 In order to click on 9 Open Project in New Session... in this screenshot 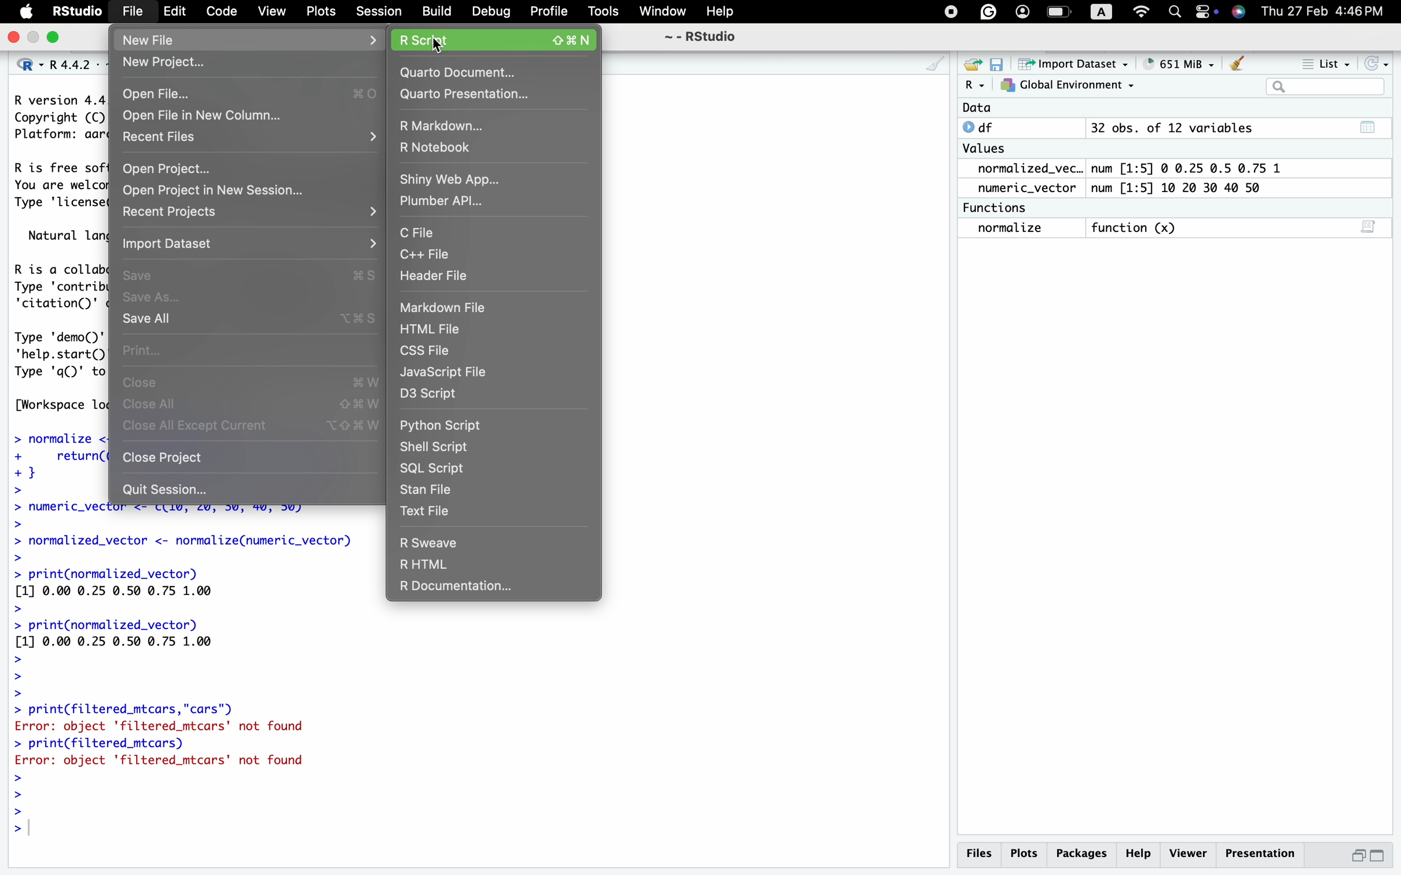, I will do `click(233, 189)`.